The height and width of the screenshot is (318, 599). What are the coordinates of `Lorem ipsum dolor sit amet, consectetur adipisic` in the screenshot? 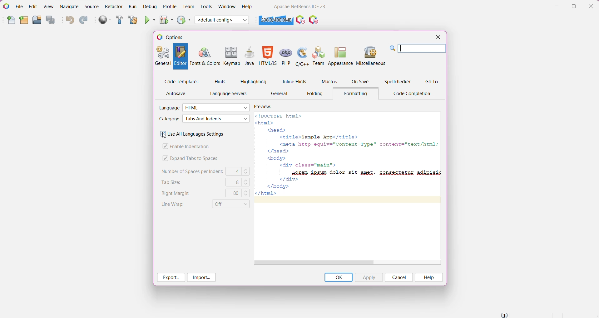 It's located at (364, 172).